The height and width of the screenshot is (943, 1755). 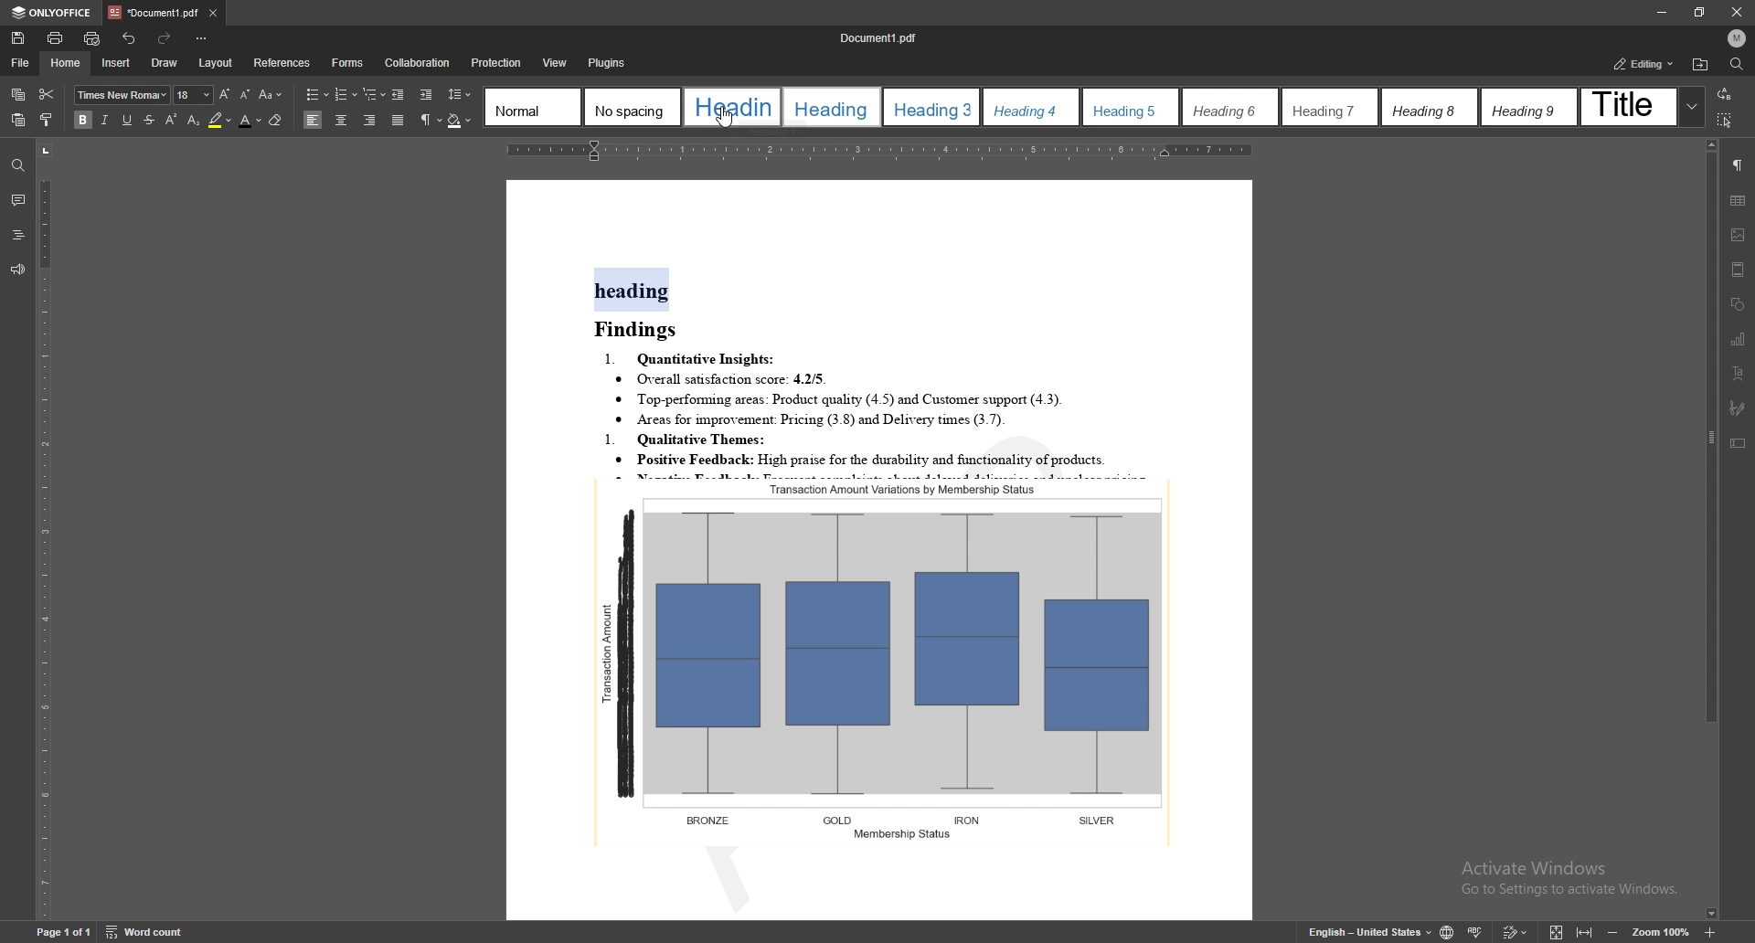 What do you see at coordinates (885, 37) in the screenshot?
I see `Document 1.pdf` at bounding box center [885, 37].